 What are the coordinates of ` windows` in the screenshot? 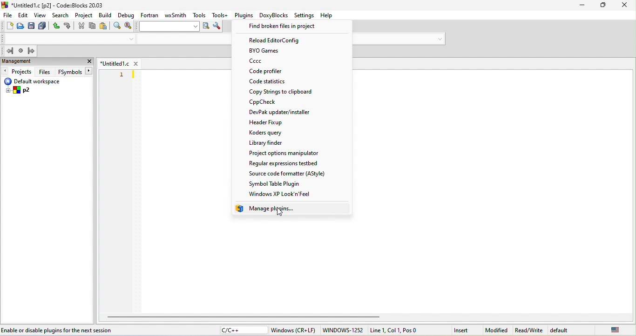 It's located at (293, 331).